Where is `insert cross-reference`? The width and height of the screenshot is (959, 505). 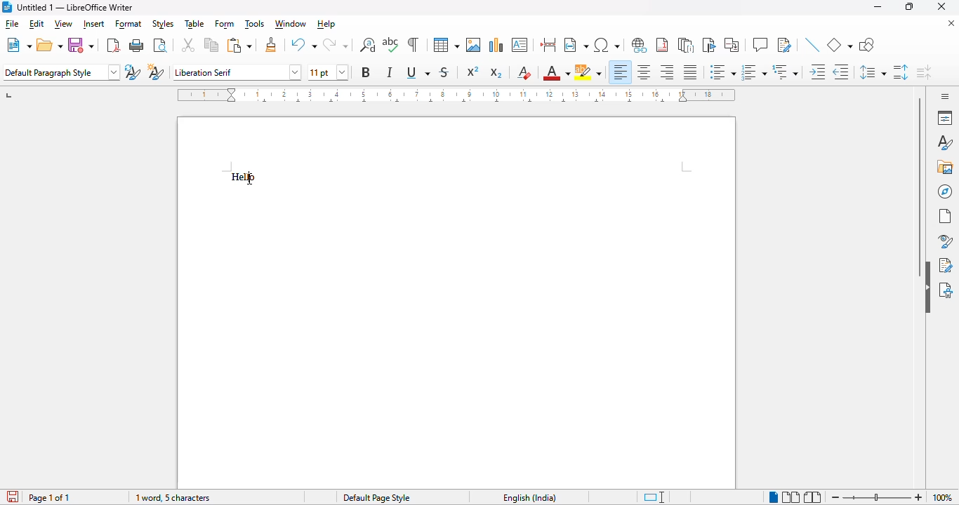 insert cross-reference is located at coordinates (732, 45).